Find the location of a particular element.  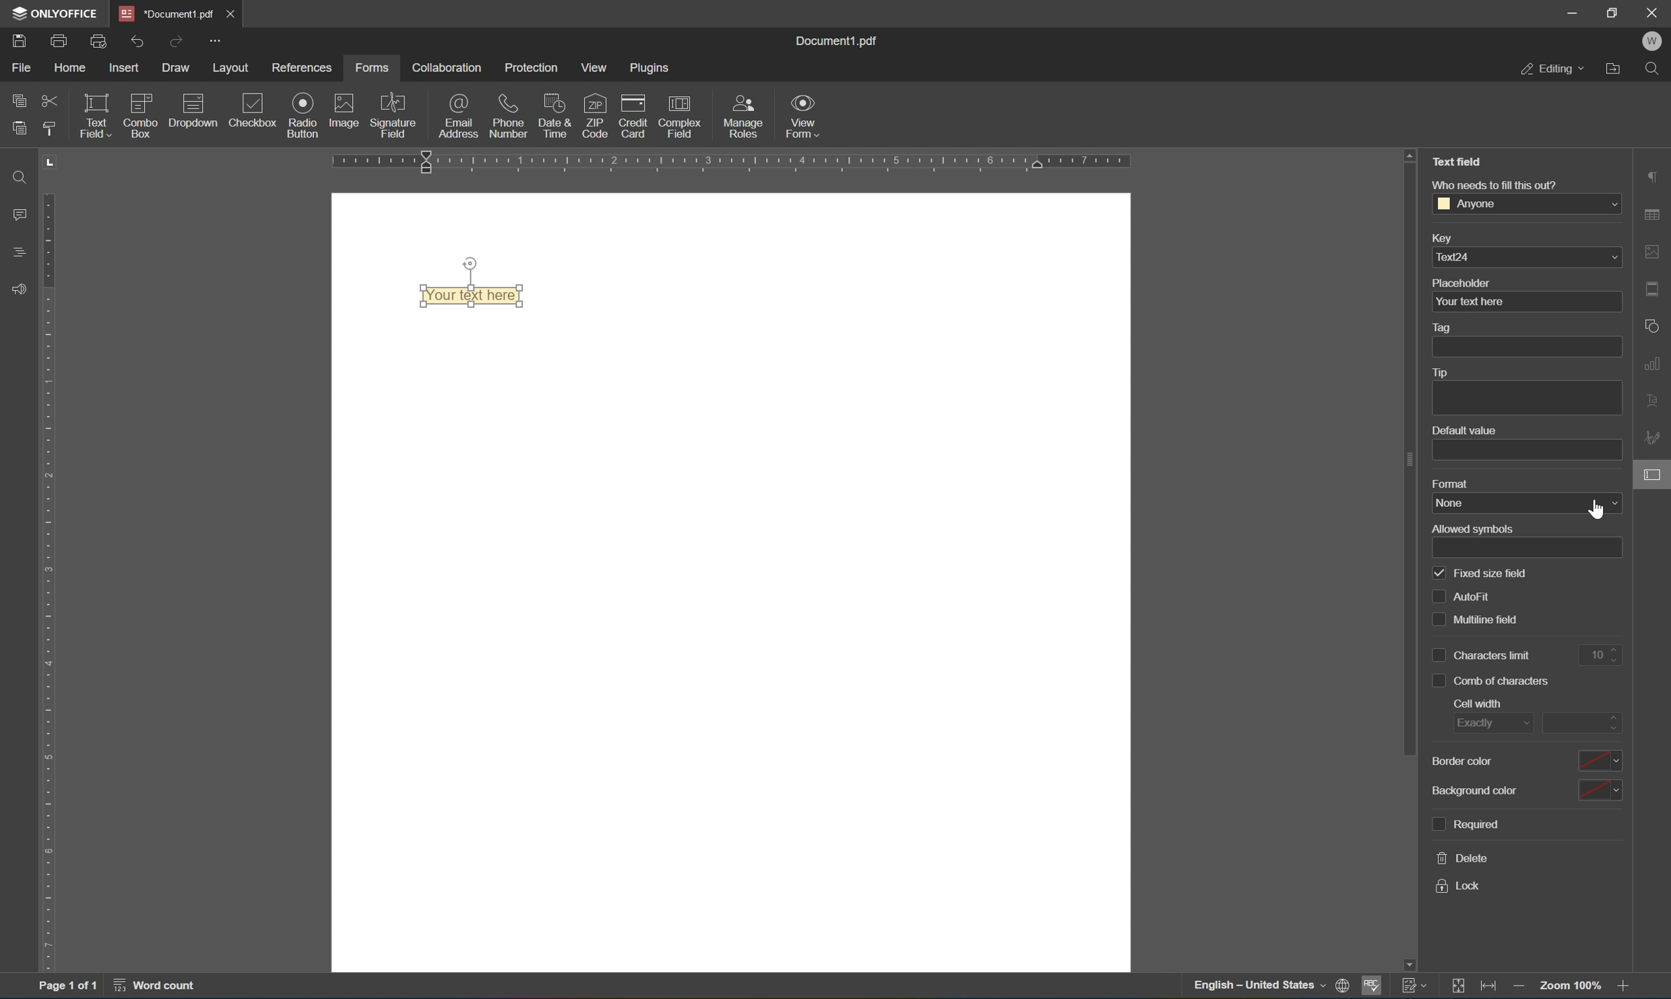

date and time is located at coordinates (555, 114).